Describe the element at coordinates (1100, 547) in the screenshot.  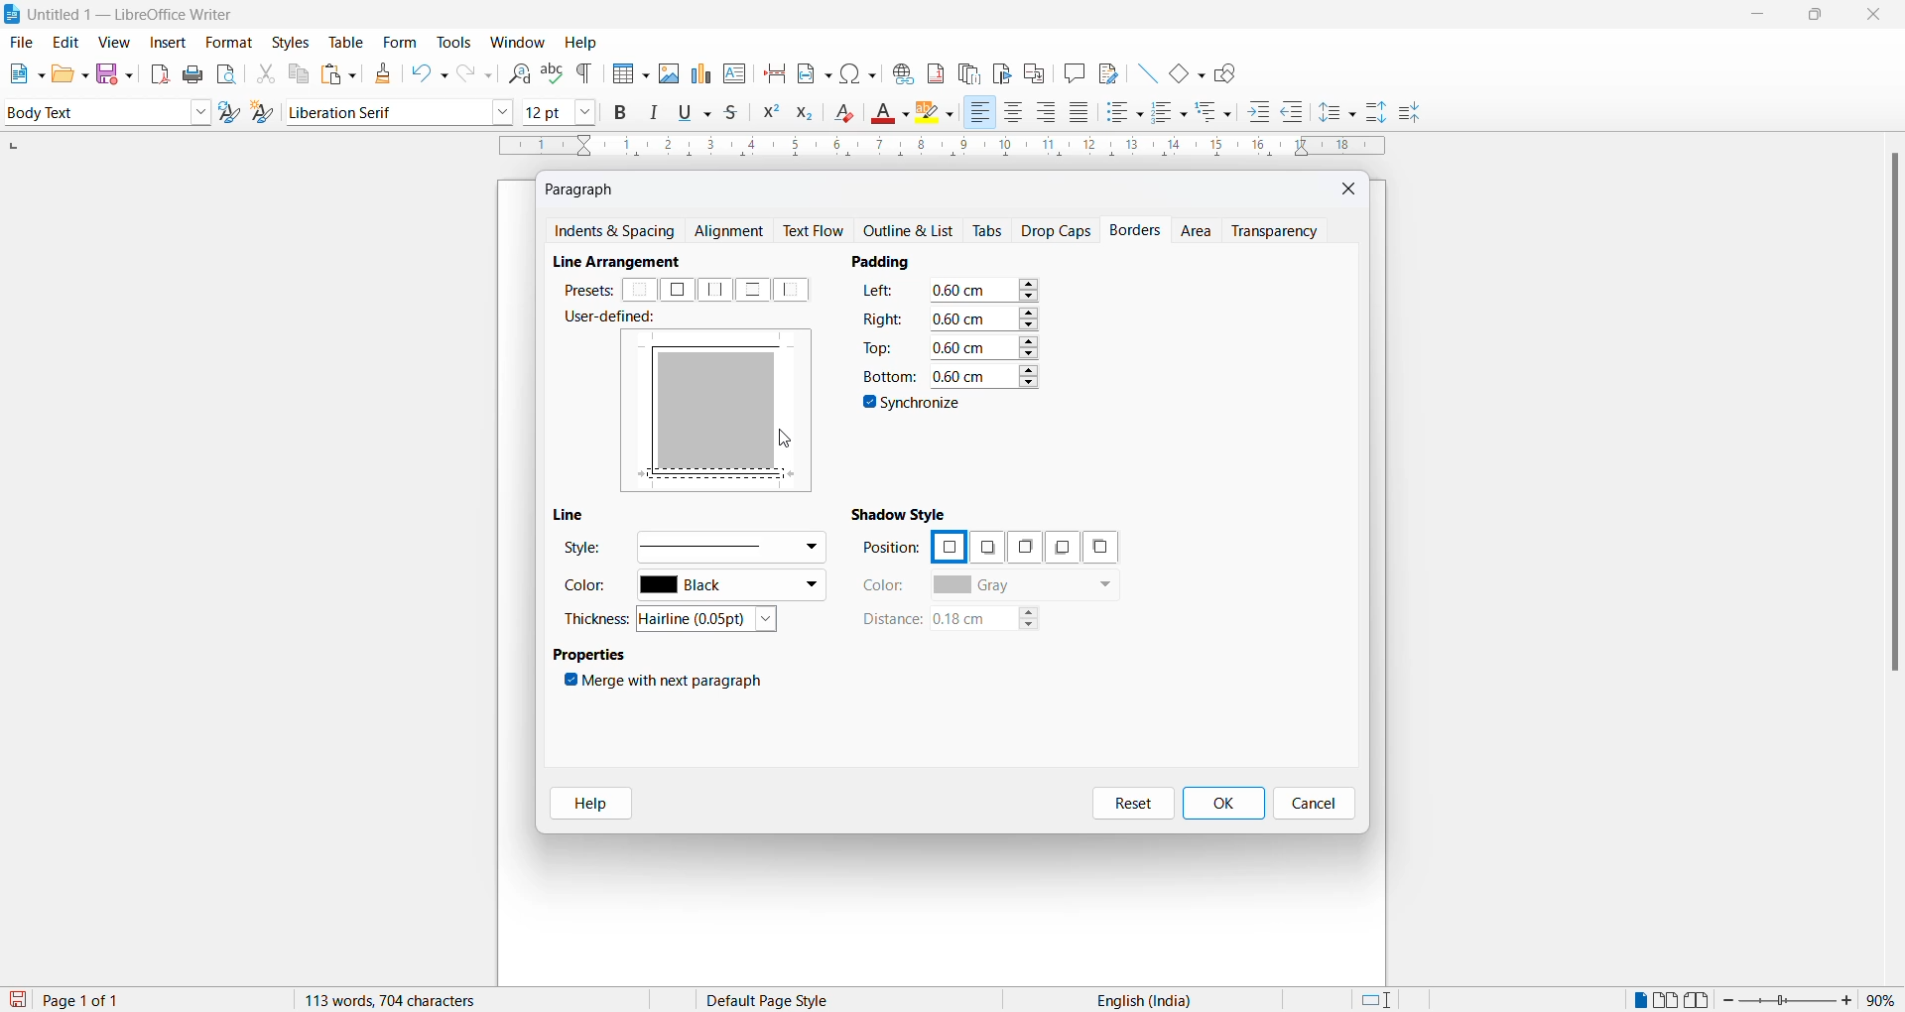
I see `position options` at that location.